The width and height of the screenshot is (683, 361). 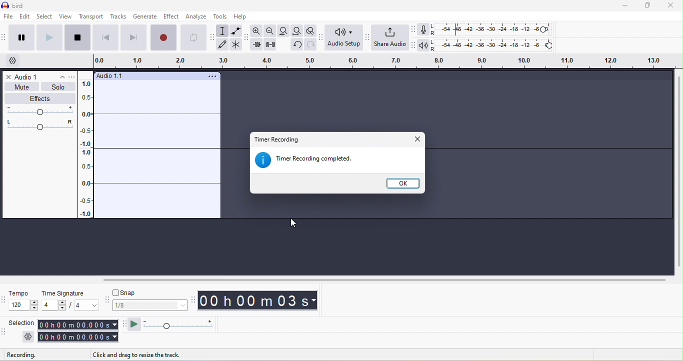 I want to click on pause, so click(x=20, y=39).